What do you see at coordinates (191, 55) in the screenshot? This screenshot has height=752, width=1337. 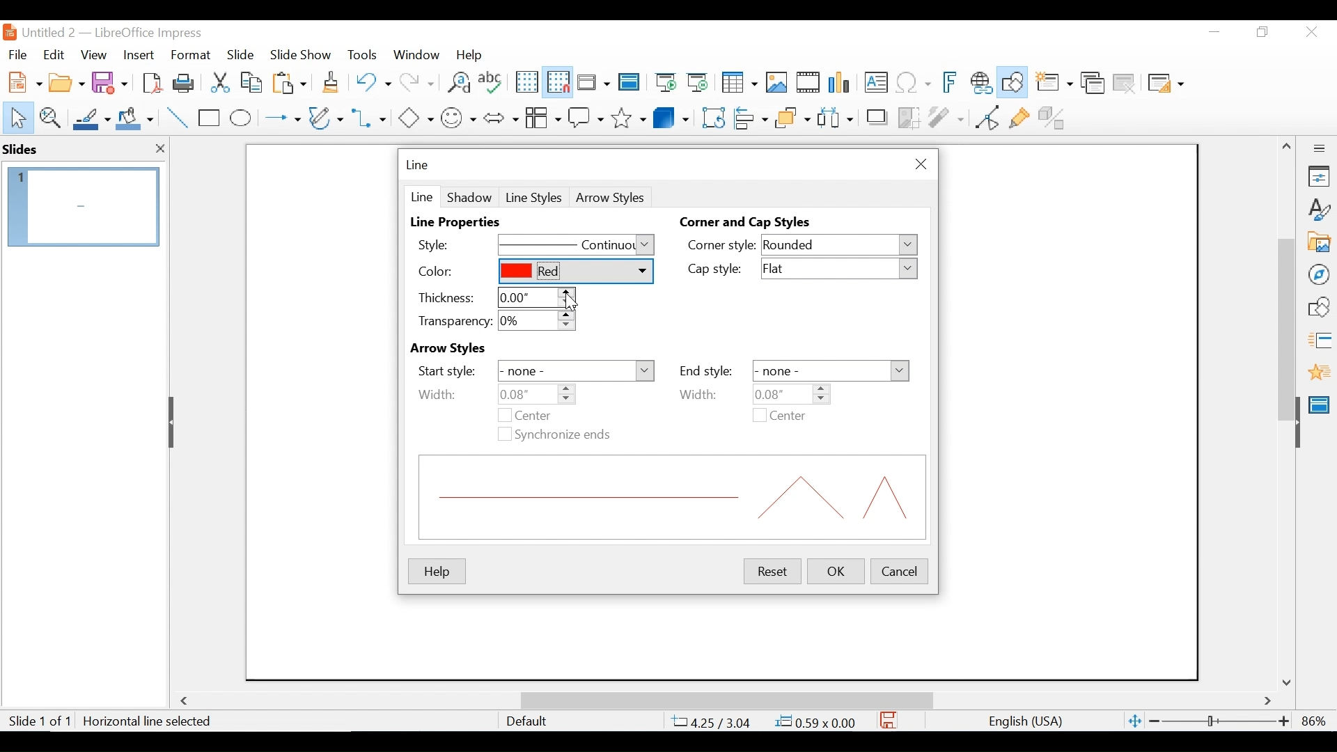 I see `Format` at bounding box center [191, 55].